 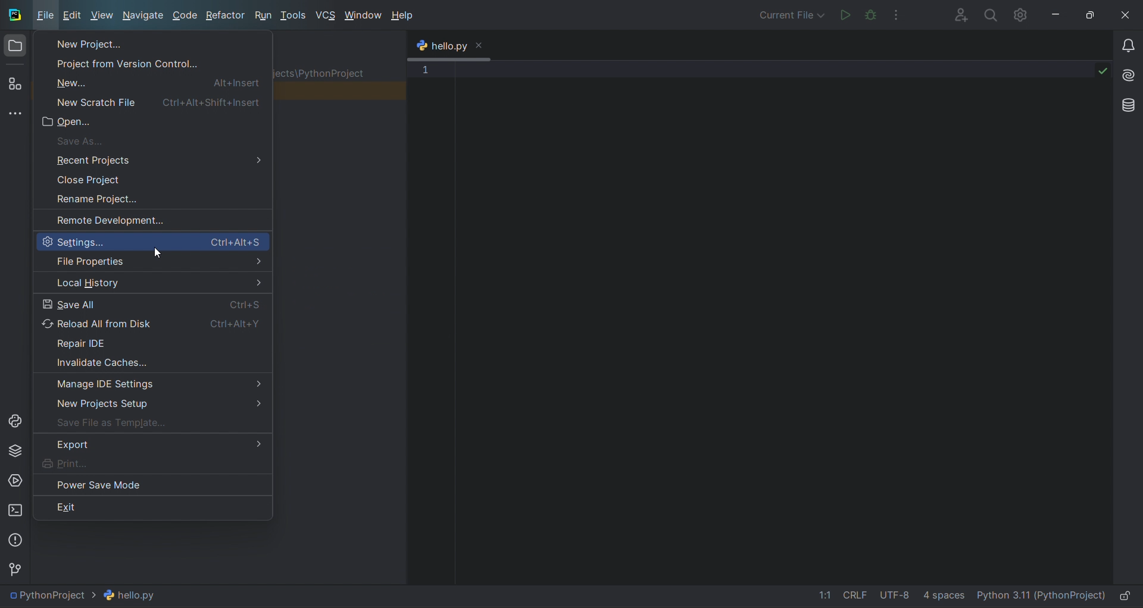 I want to click on refactor, so click(x=221, y=17).